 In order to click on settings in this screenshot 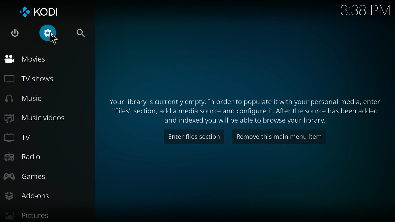, I will do `click(50, 34)`.